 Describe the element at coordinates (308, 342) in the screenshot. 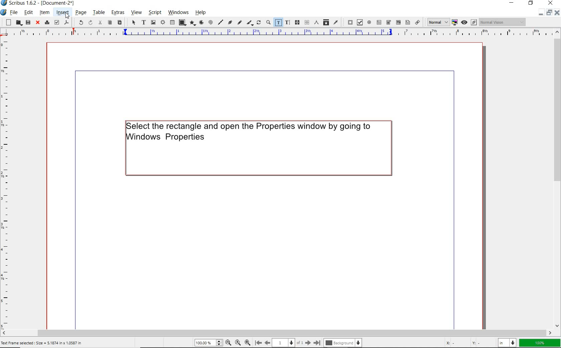

I see `go to next page` at that location.